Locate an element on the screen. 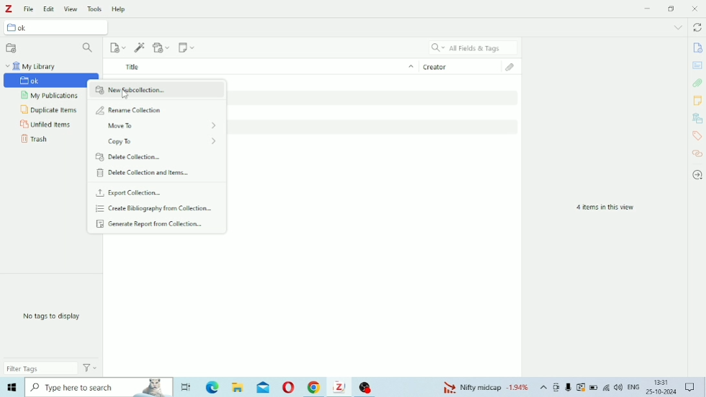  Libraries and Collections is located at coordinates (696, 118).